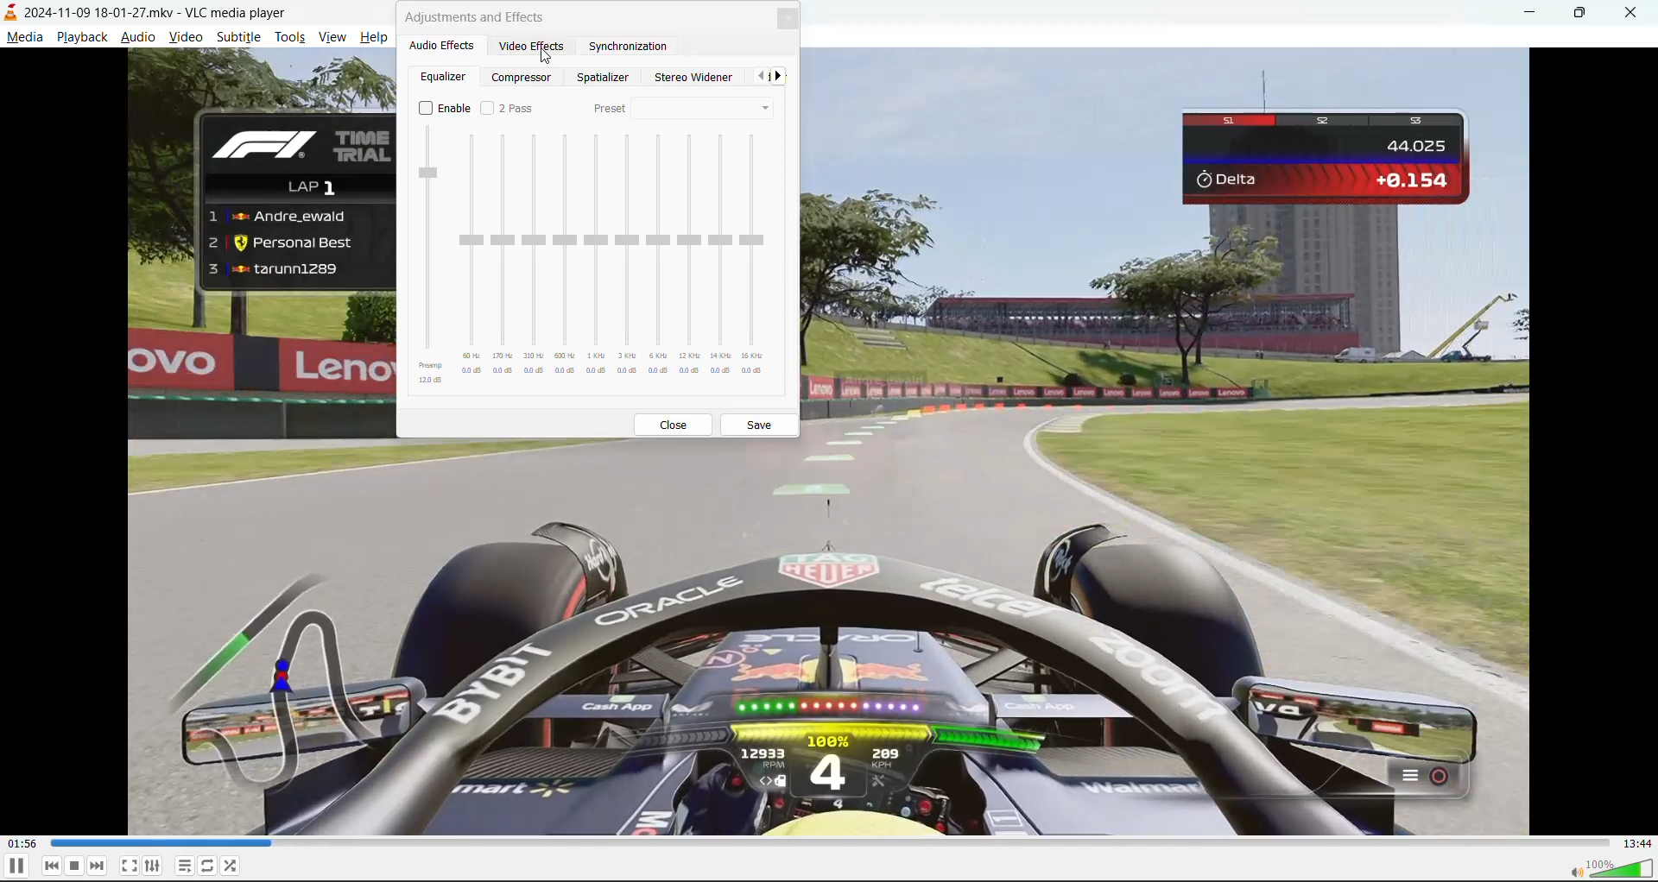 This screenshot has width=1658, height=882. Describe the element at coordinates (449, 108) in the screenshot. I see `enable` at that location.